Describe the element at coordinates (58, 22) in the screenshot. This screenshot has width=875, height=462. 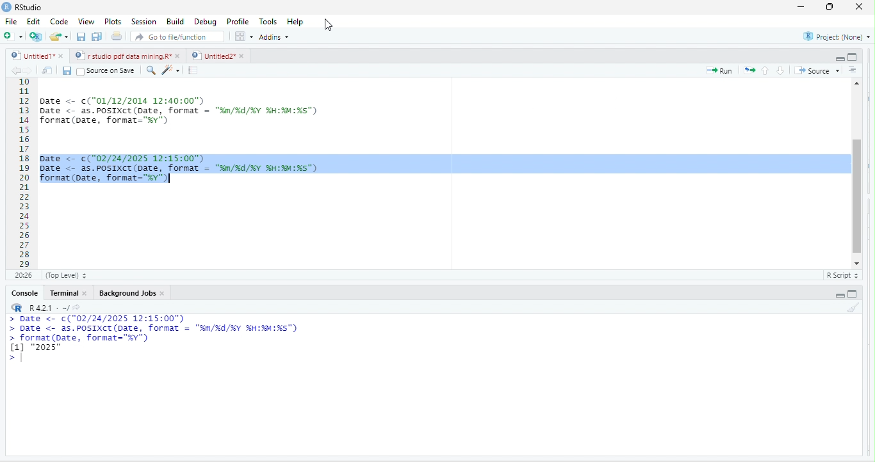
I see `Code` at that location.